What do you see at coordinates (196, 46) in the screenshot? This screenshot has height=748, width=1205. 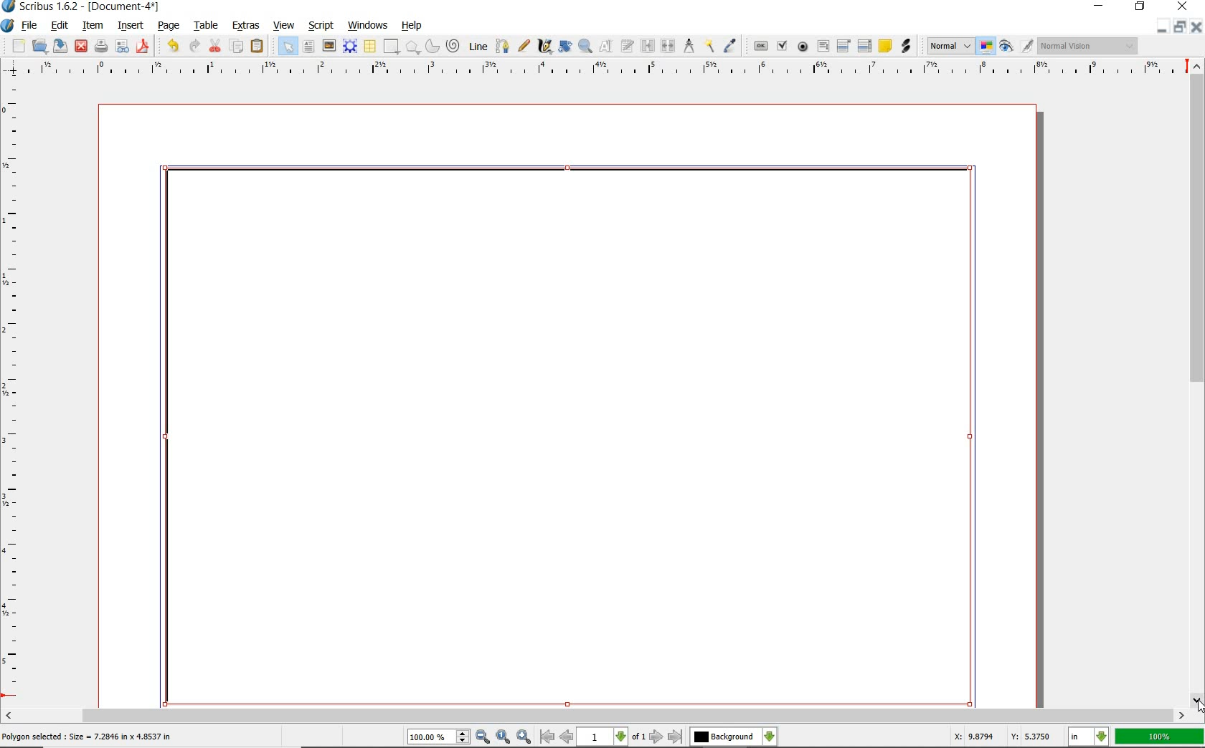 I see `redo` at bounding box center [196, 46].